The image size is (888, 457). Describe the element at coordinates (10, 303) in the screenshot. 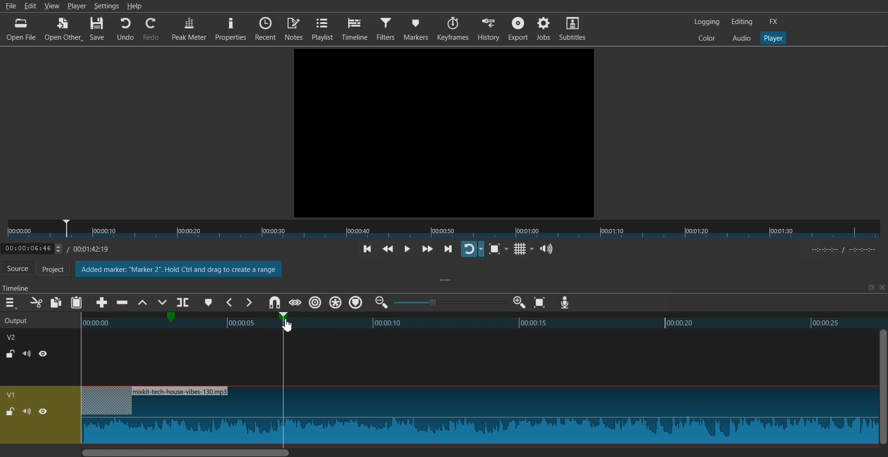

I see `Hamburger menu` at that location.